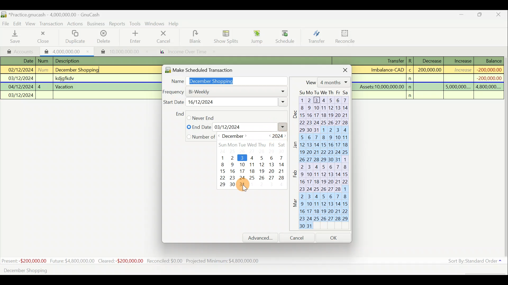 The image size is (508, 285). I want to click on Transaction details, so click(431, 78).